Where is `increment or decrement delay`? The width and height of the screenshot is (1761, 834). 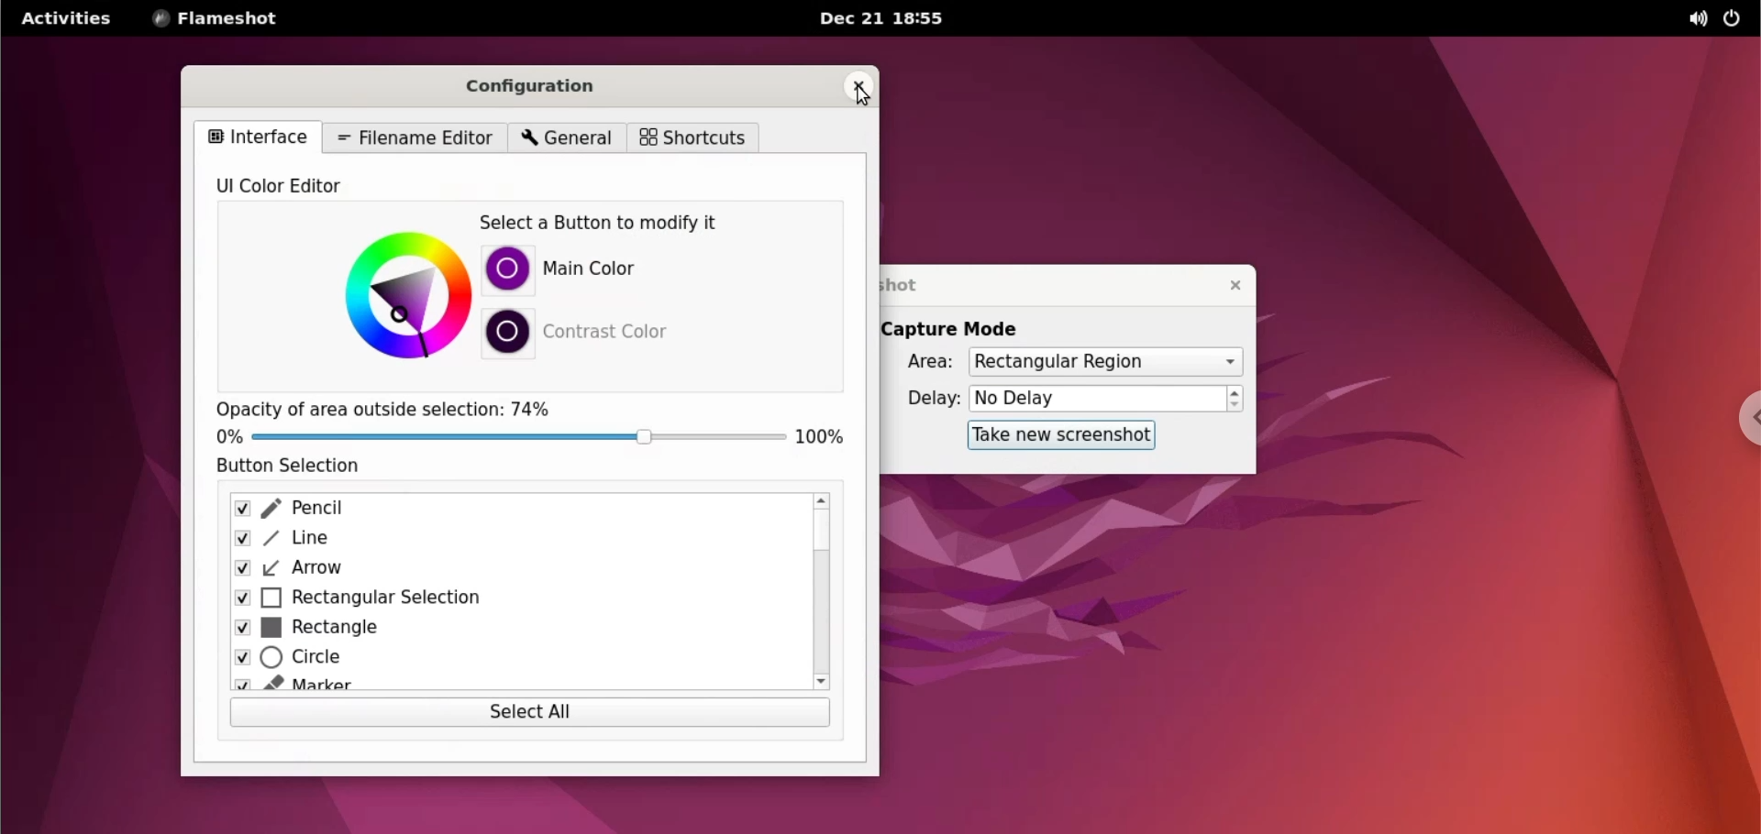 increment or decrement delay is located at coordinates (1235, 400).